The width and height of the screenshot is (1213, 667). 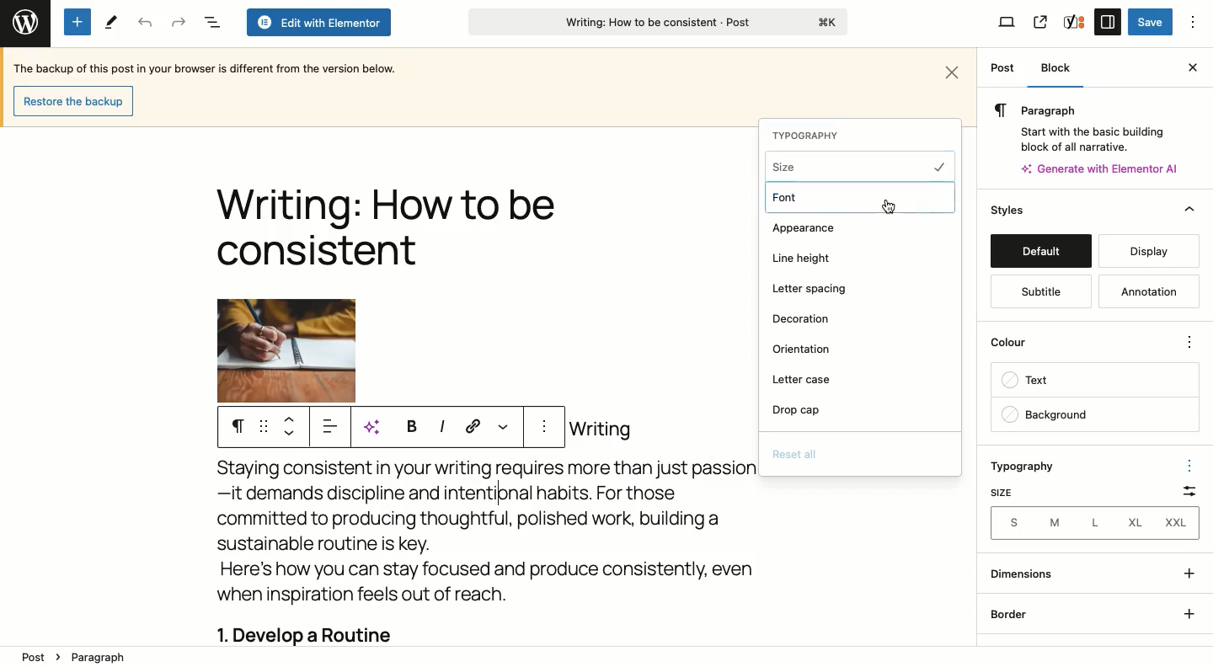 I want to click on Paragraph, so click(x=1082, y=109).